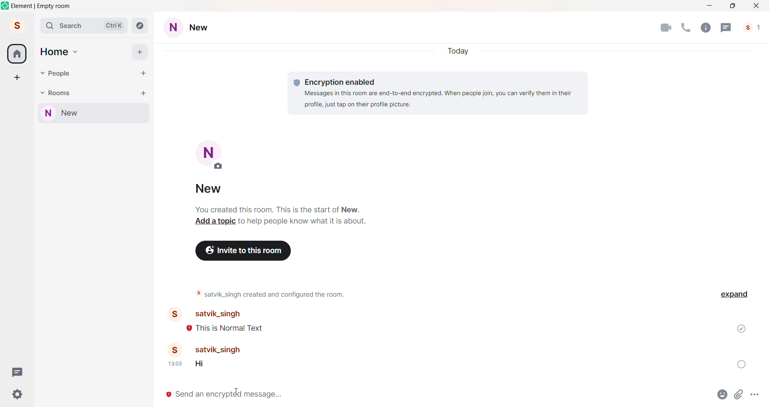 The height and width of the screenshot is (407, 769). What do you see at coordinates (211, 154) in the screenshot?
I see `Add Room Picture` at bounding box center [211, 154].